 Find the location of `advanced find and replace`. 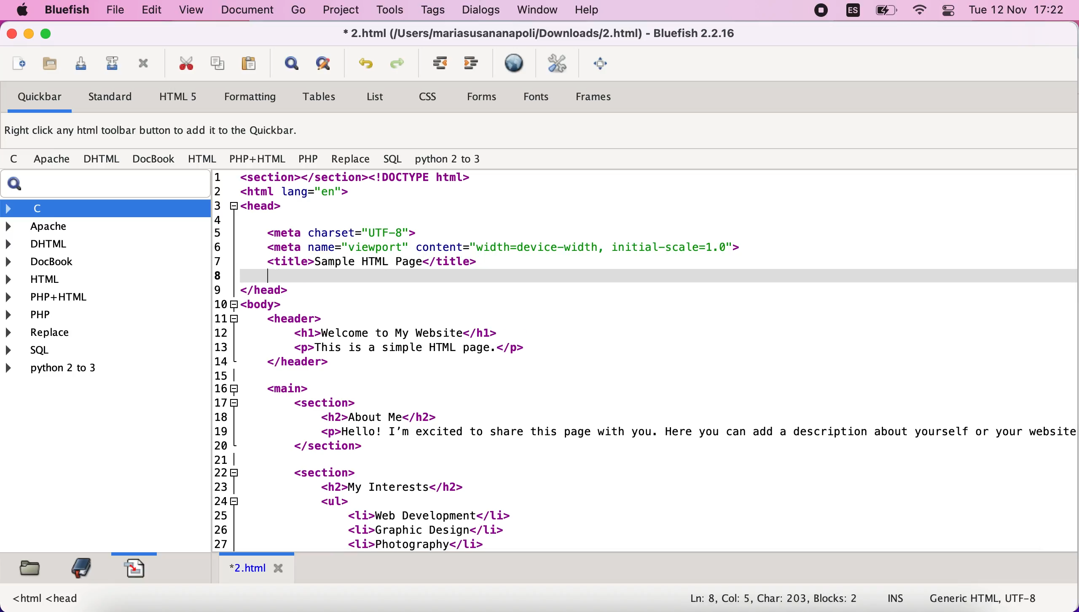

advanced find and replace is located at coordinates (329, 63).